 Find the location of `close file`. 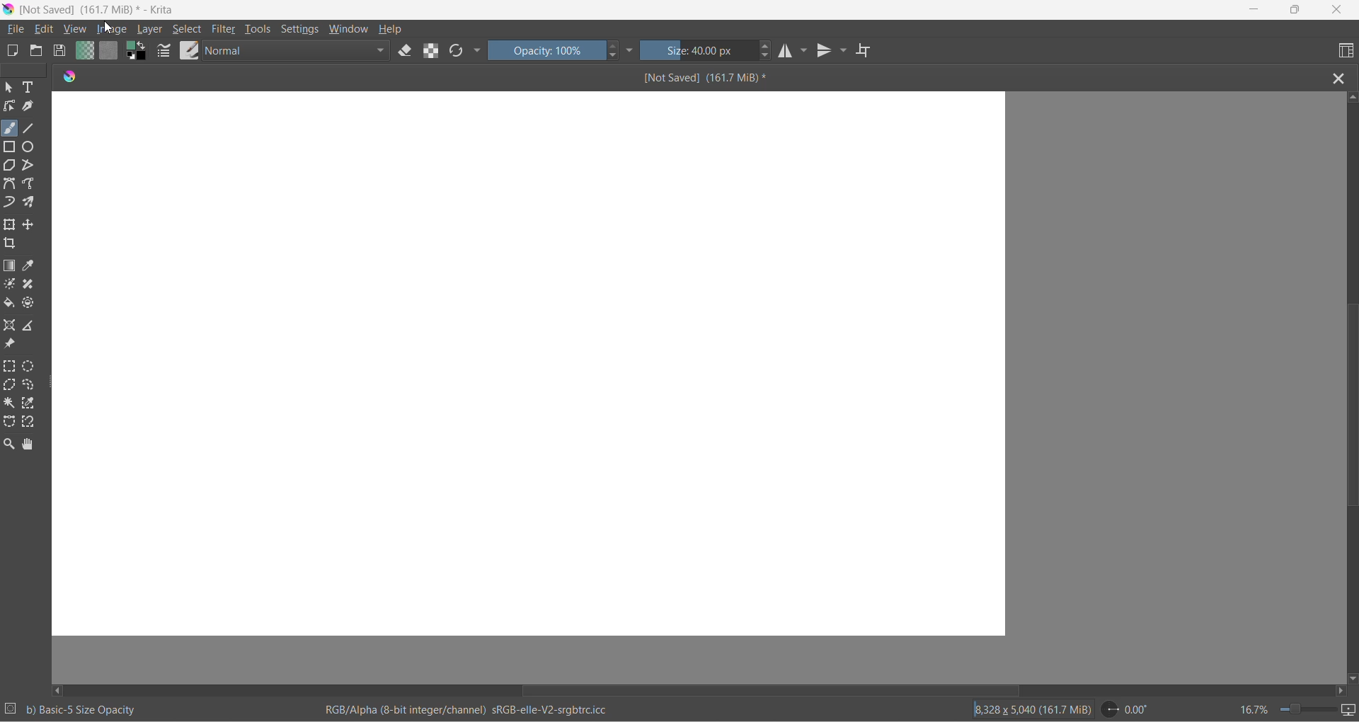

close file is located at coordinates (1343, 77).